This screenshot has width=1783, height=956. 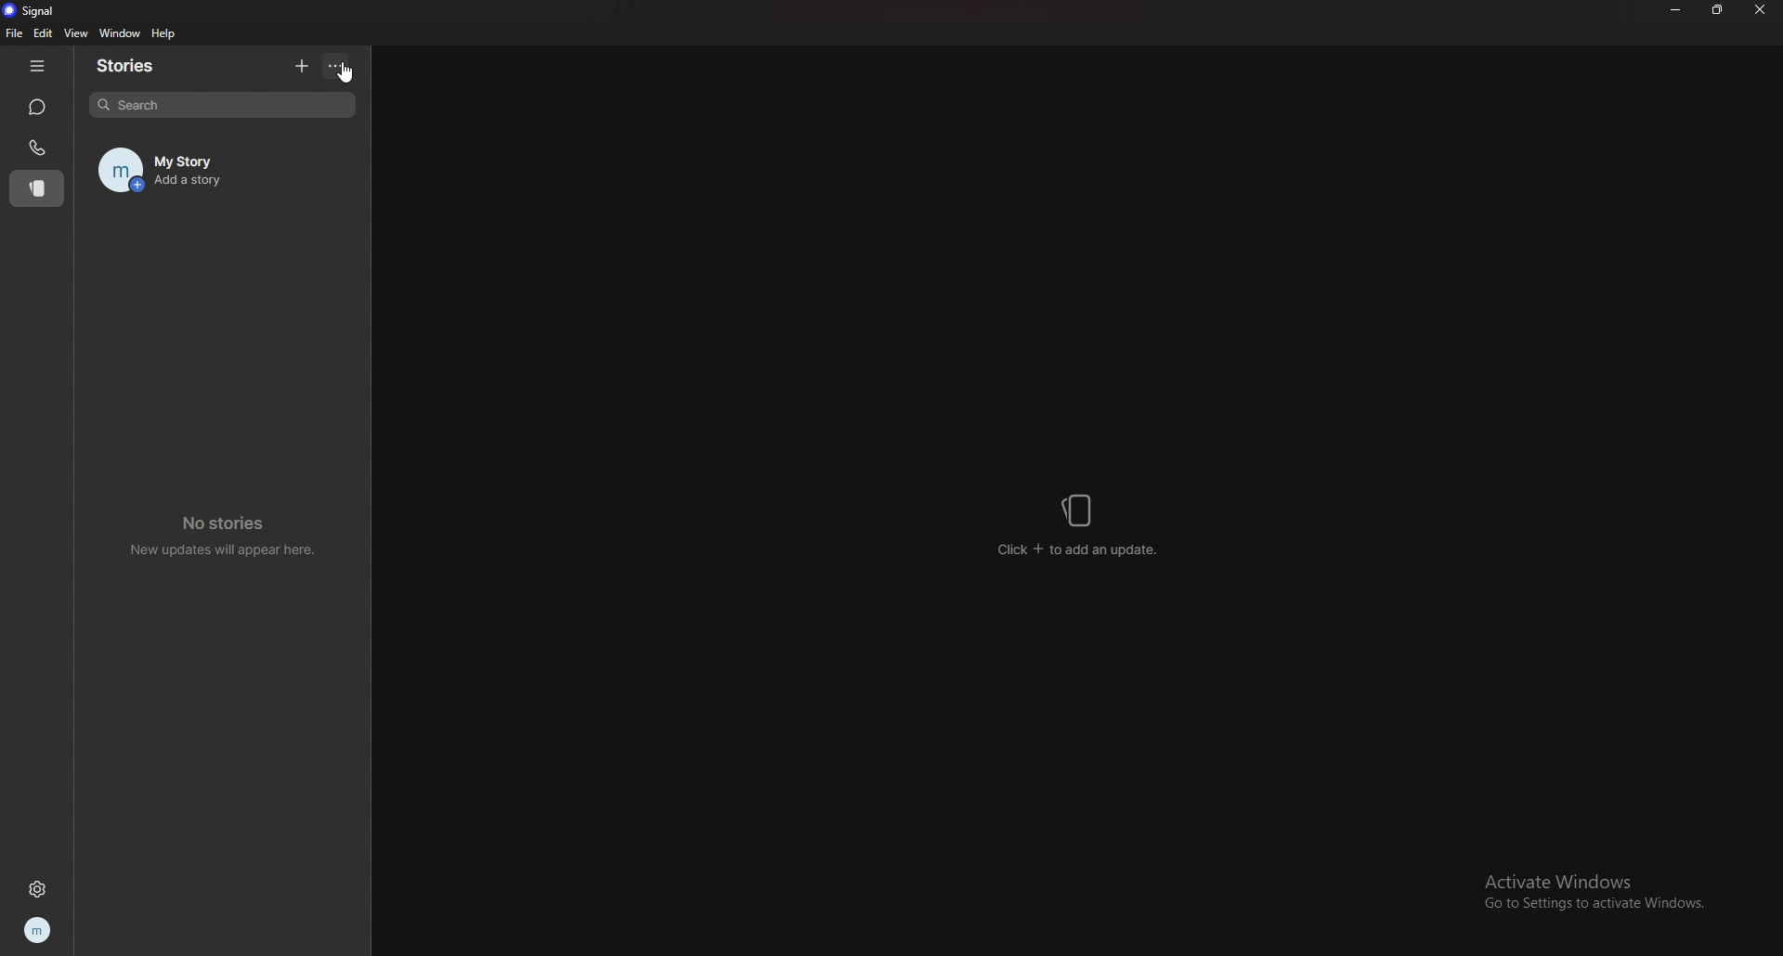 I want to click on add story, so click(x=302, y=66).